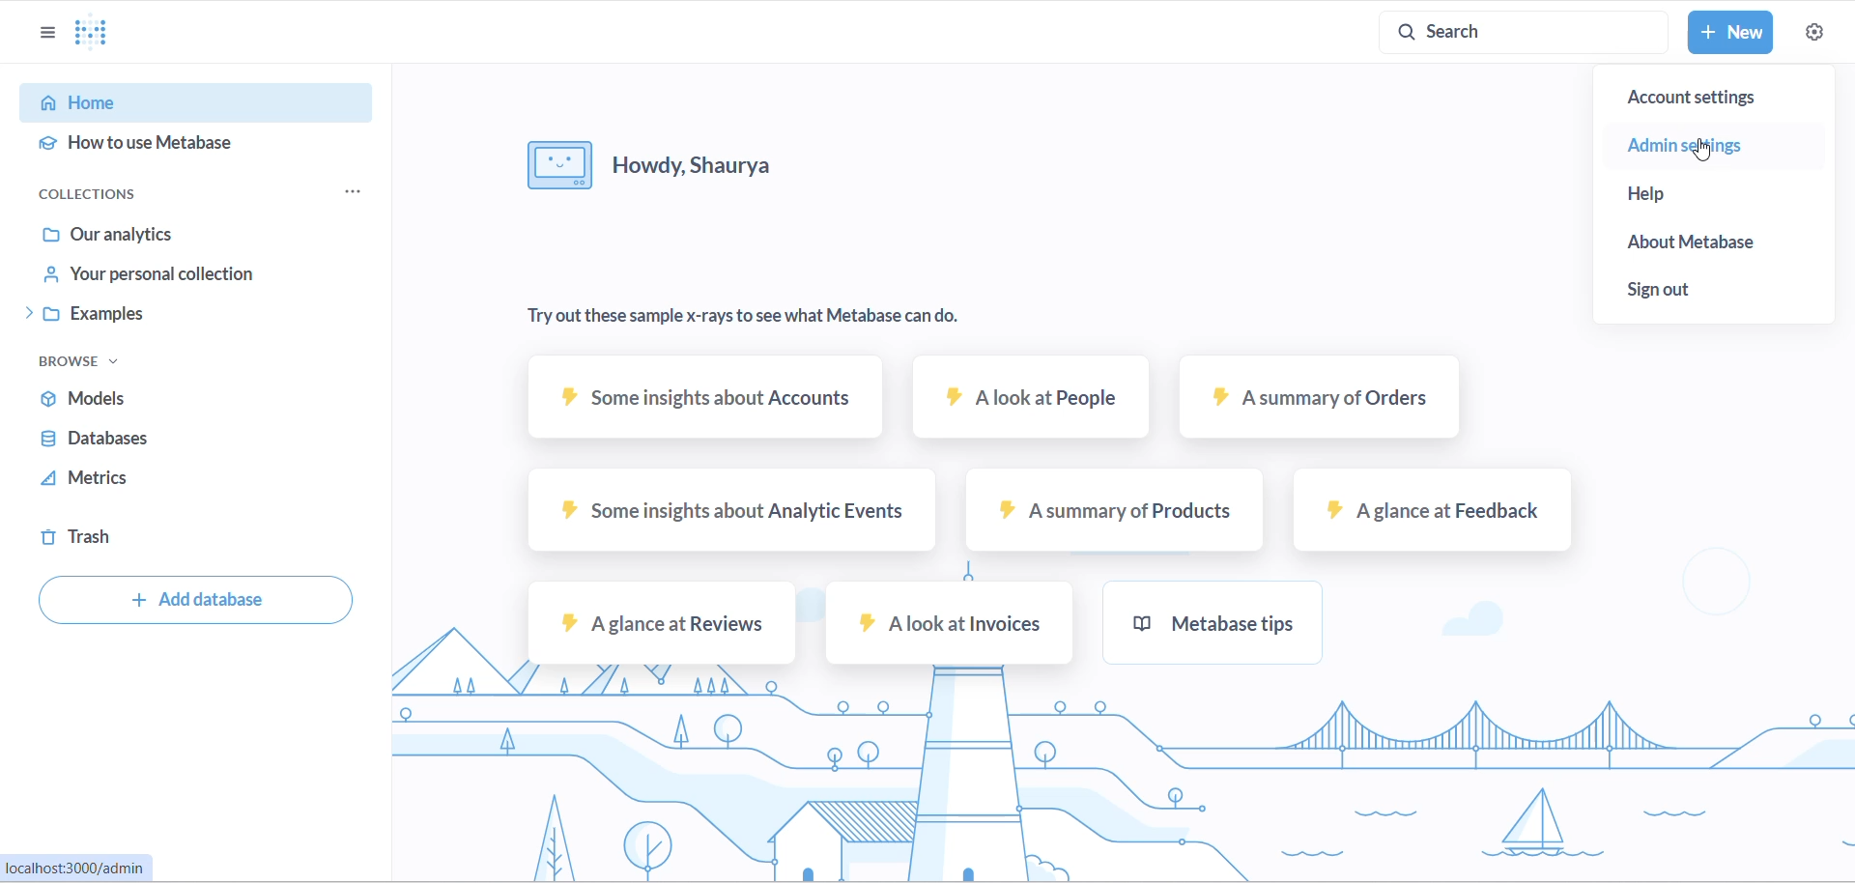 The width and height of the screenshot is (1855, 883). Describe the element at coordinates (170, 102) in the screenshot. I see `HOME` at that location.